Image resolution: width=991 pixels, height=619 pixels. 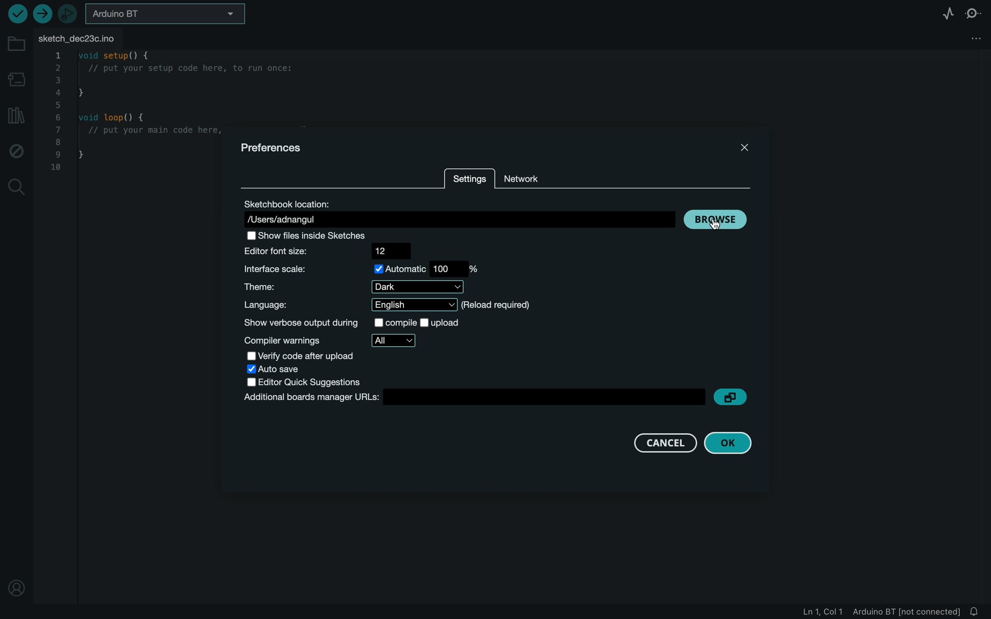 I want to click on FILE TAB, so click(x=82, y=40).